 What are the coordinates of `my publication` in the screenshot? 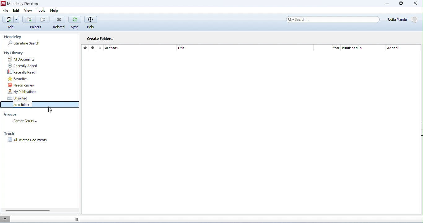 It's located at (42, 92).